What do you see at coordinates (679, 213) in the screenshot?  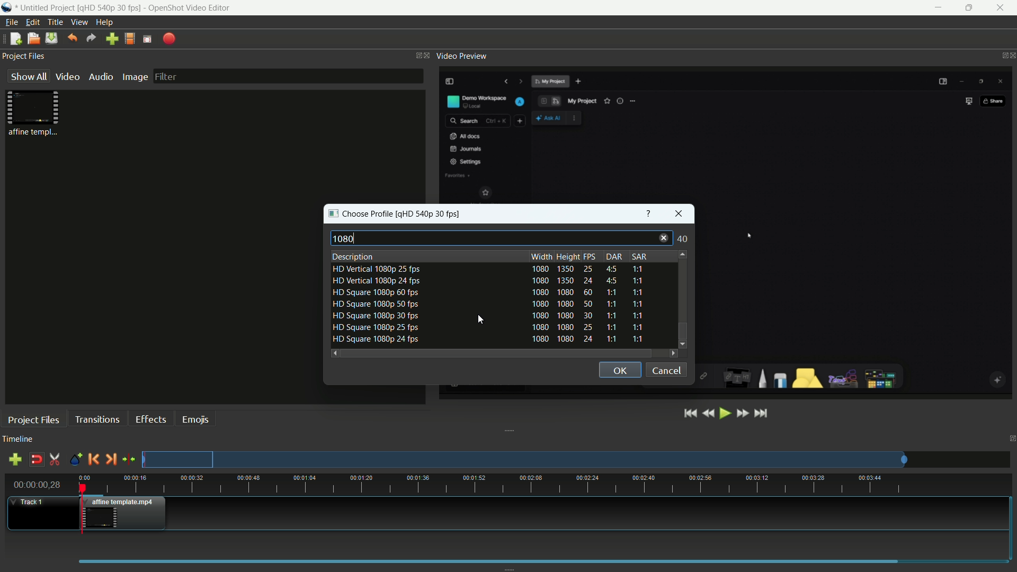 I see `close window` at bounding box center [679, 213].